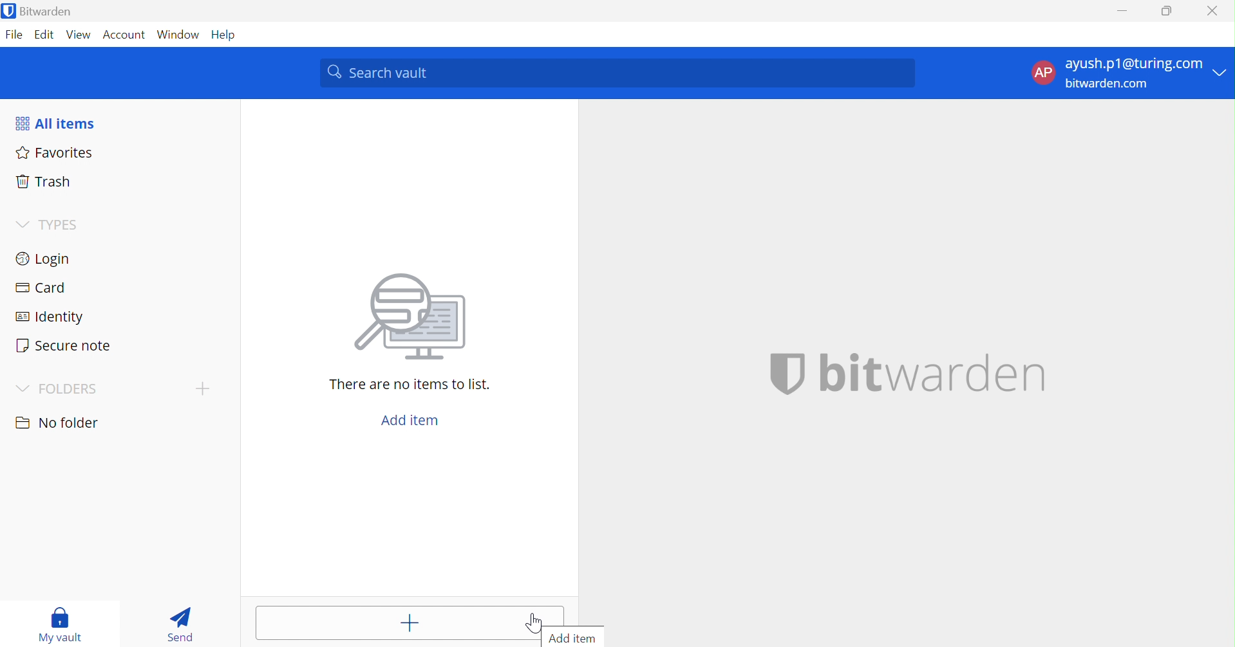 This screenshot has height=647, width=1235. I want to click on Restore down, so click(1169, 12).